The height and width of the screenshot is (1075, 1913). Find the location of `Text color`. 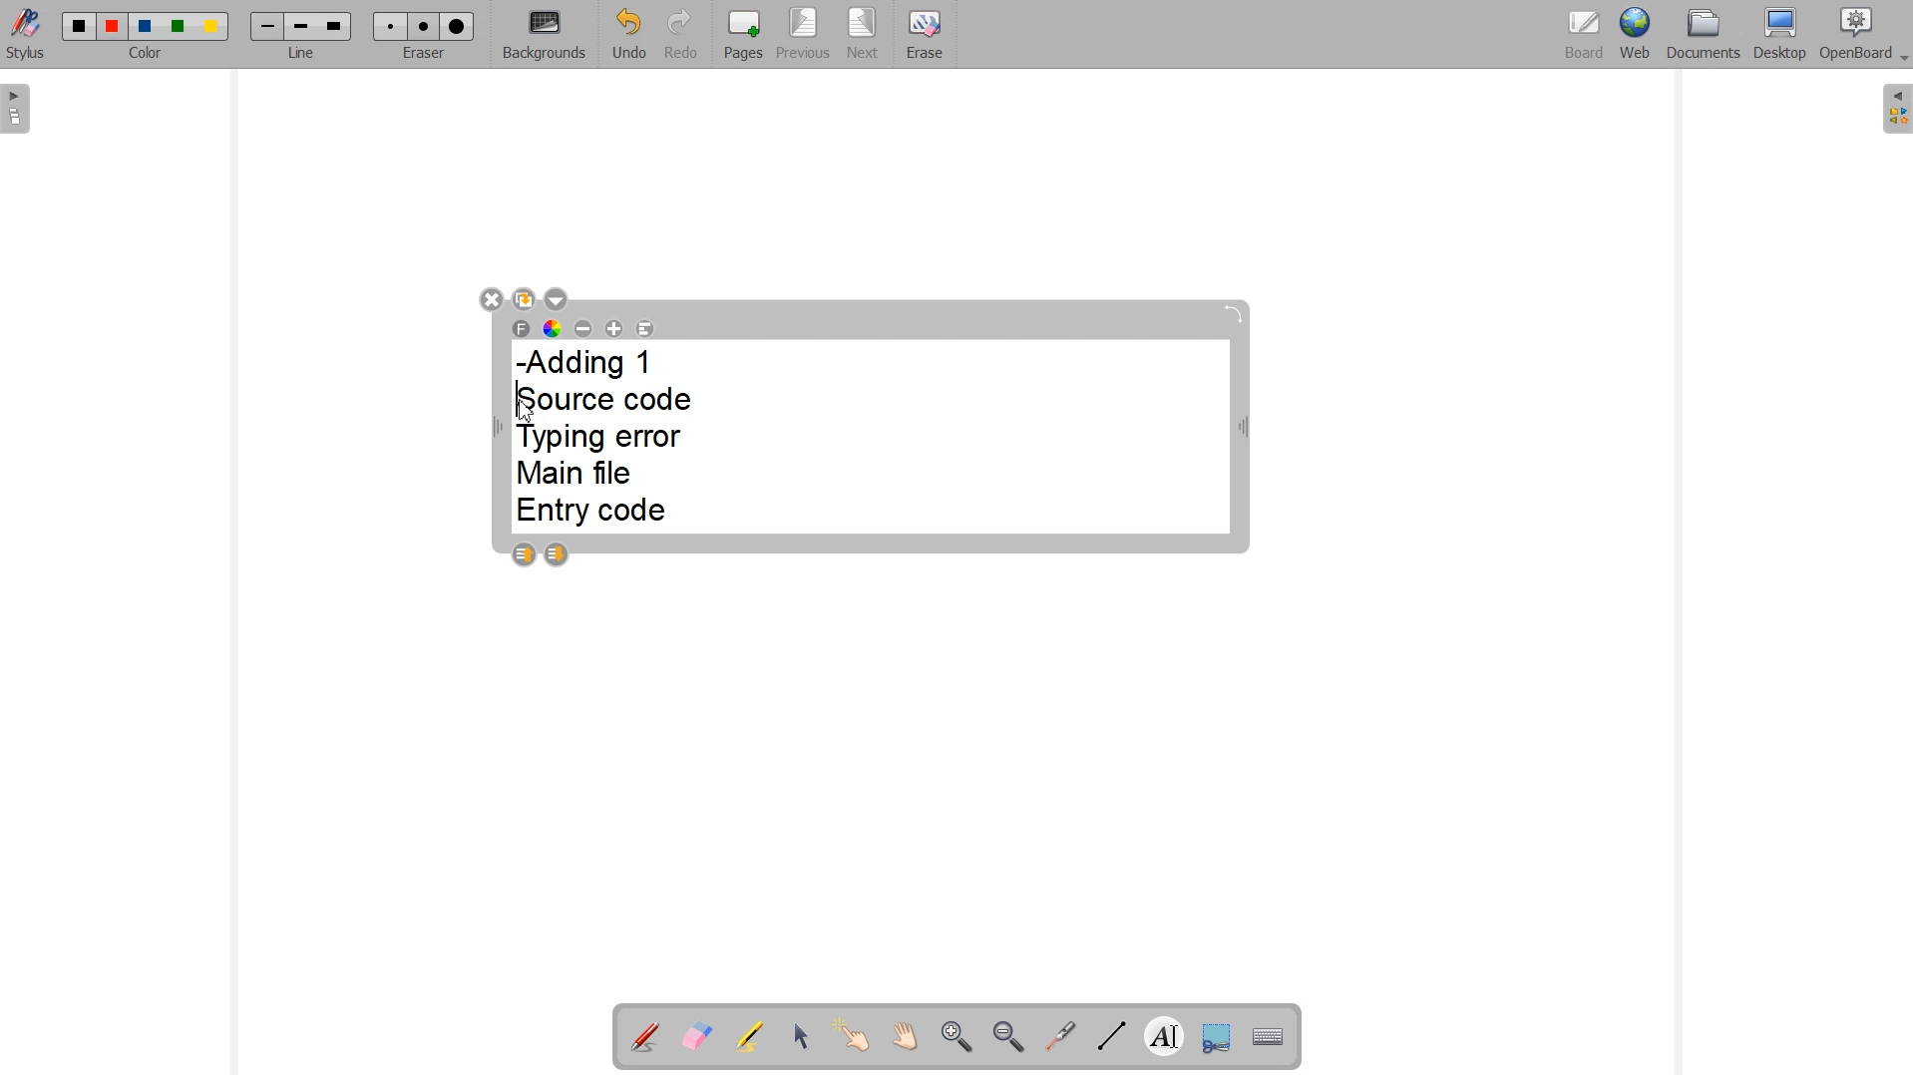

Text color is located at coordinates (553, 328).